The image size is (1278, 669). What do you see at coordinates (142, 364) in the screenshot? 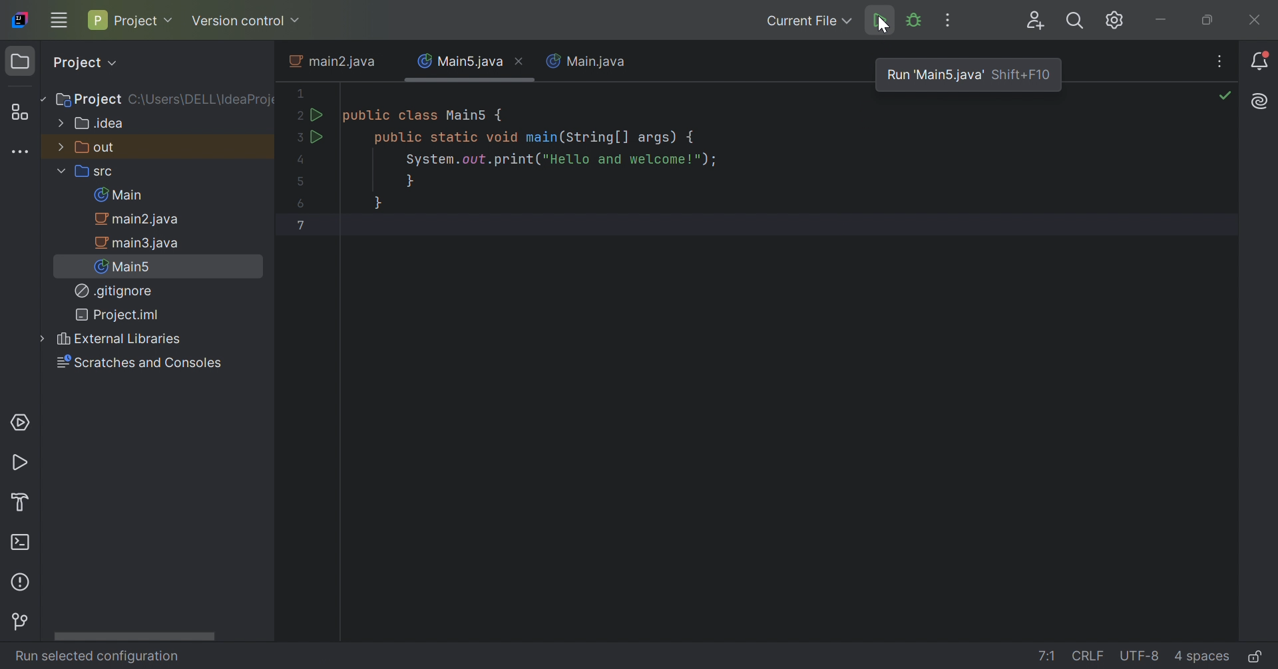
I see `Scratches and Consoles` at bounding box center [142, 364].